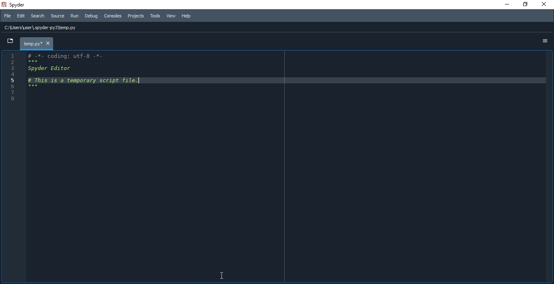  What do you see at coordinates (45, 27) in the screenshot?
I see `file location` at bounding box center [45, 27].